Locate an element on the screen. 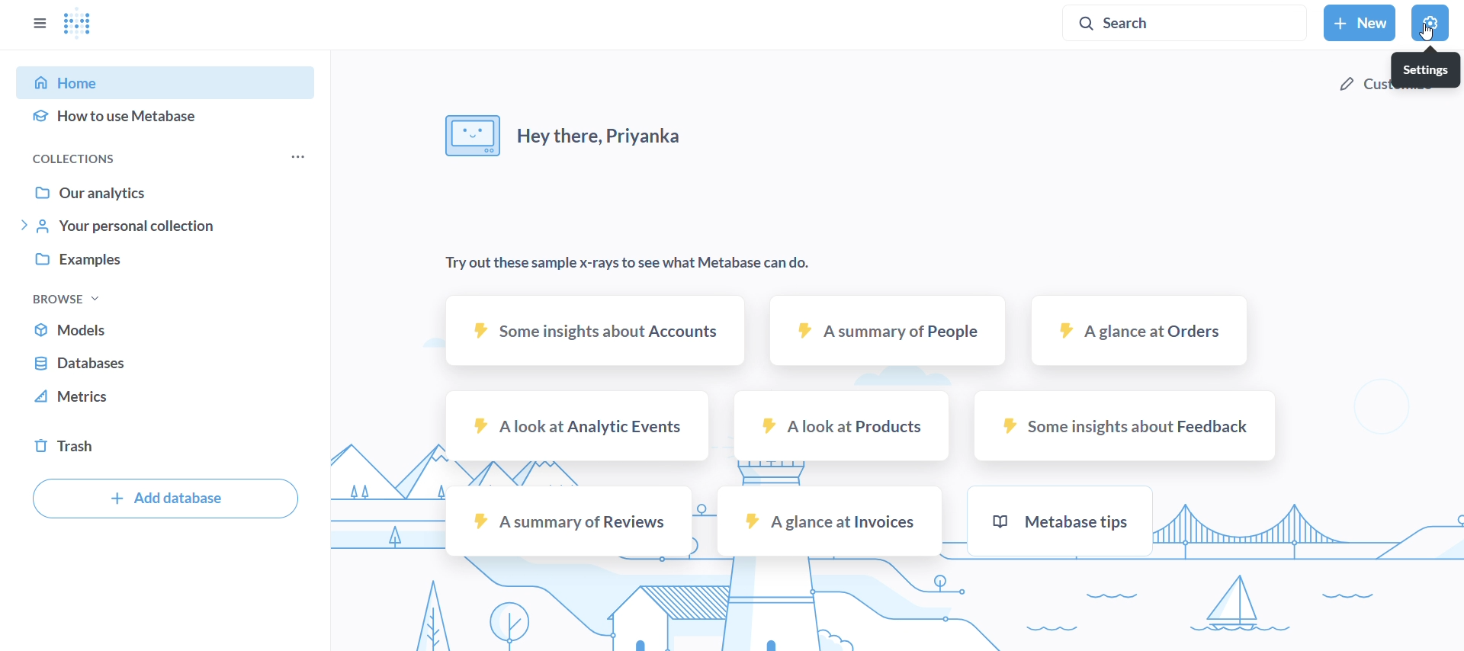 Image resolution: width=1464 pixels, height=651 pixels. metrics is located at coordinates (168, 402).